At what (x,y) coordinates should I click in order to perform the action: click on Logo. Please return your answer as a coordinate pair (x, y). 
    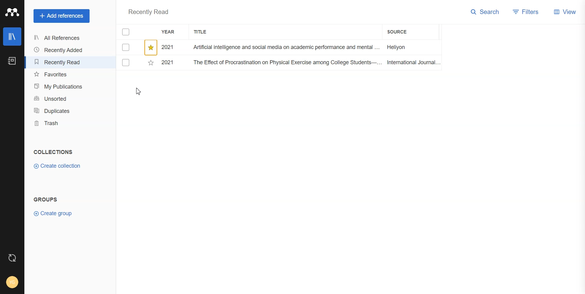
    Looking at the image, I should click on (12, 12).